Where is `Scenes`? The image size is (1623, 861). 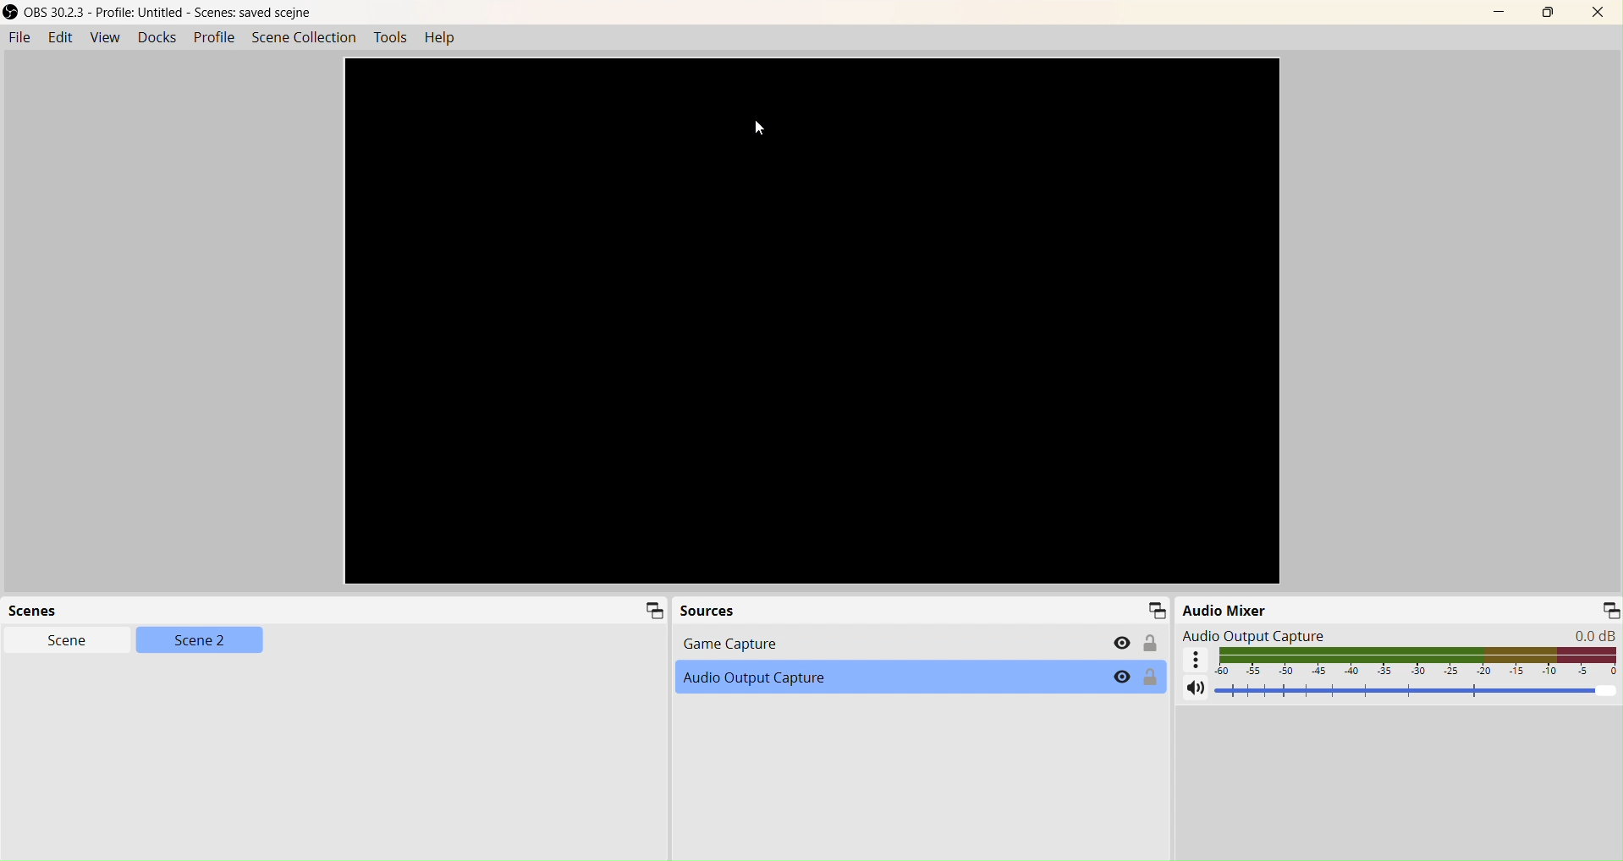 Scenes is located at coordinates (335, 611).